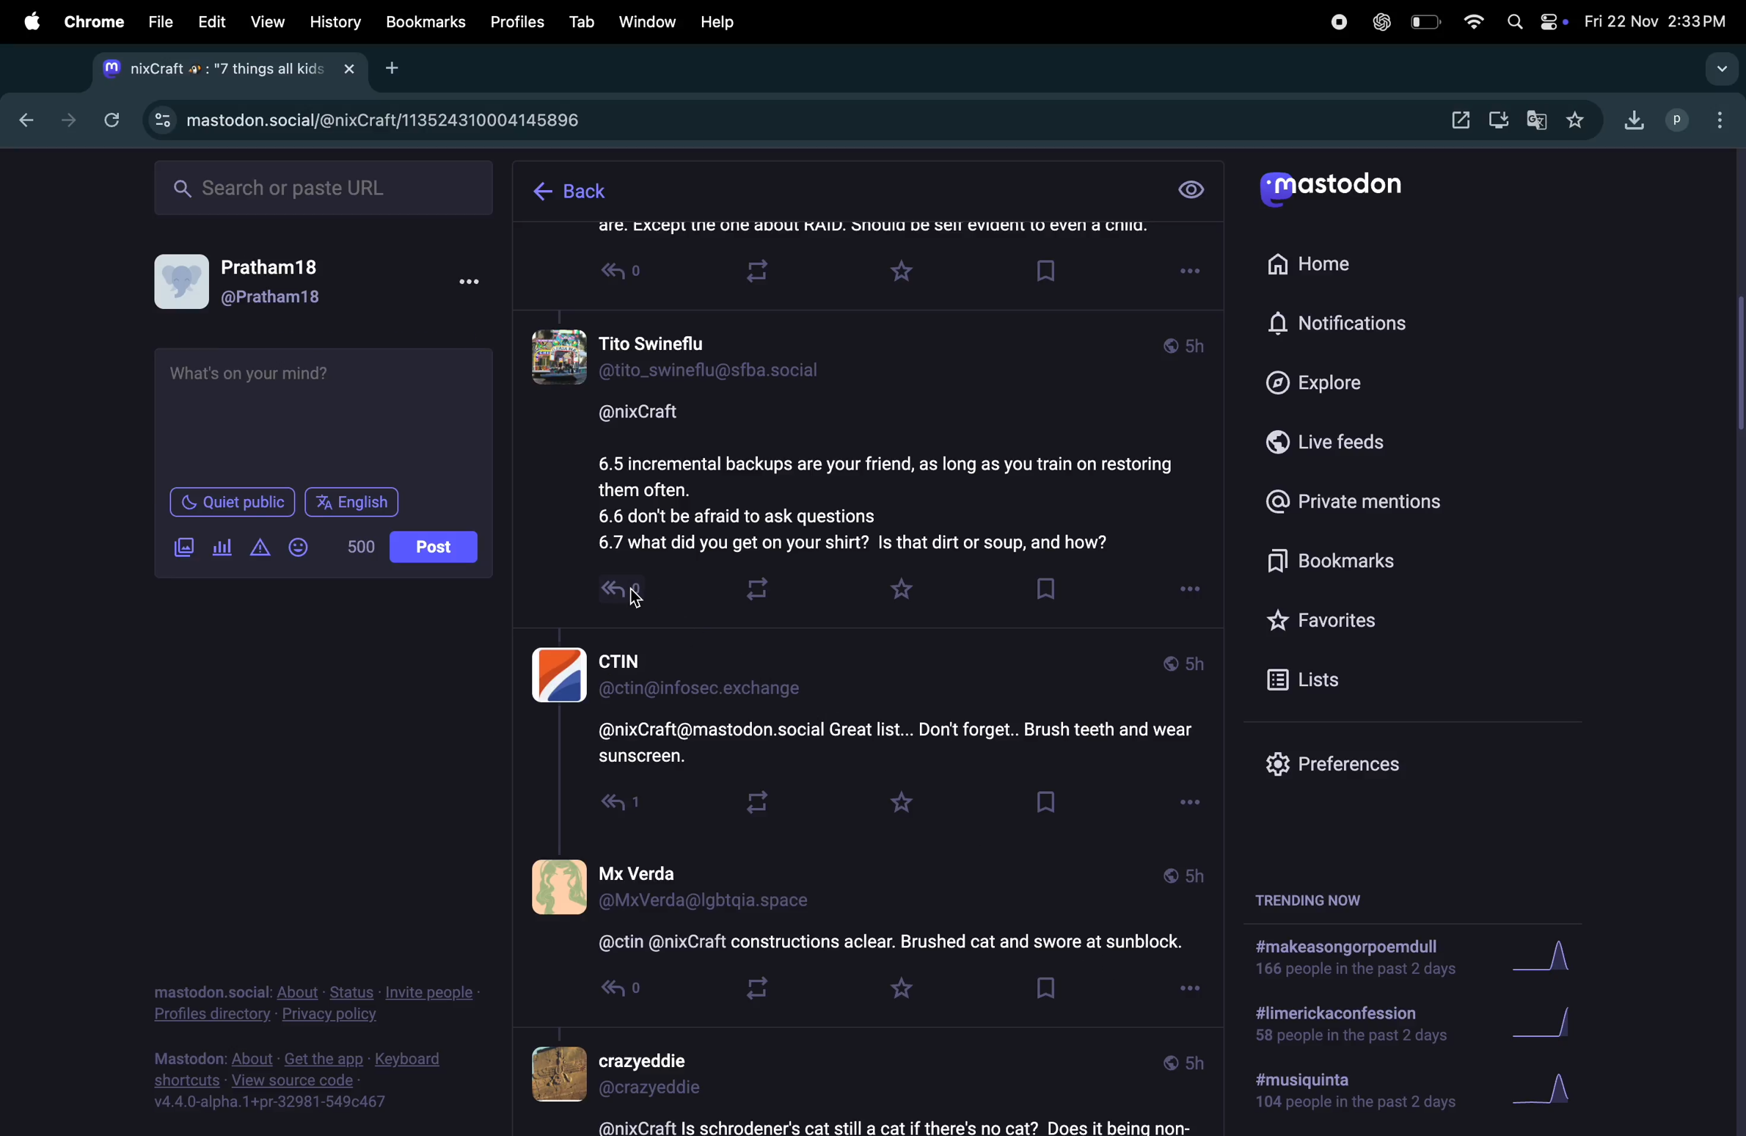 This screenshot has width=1746, height=1136. I want to click on thread, so click(869, 709).